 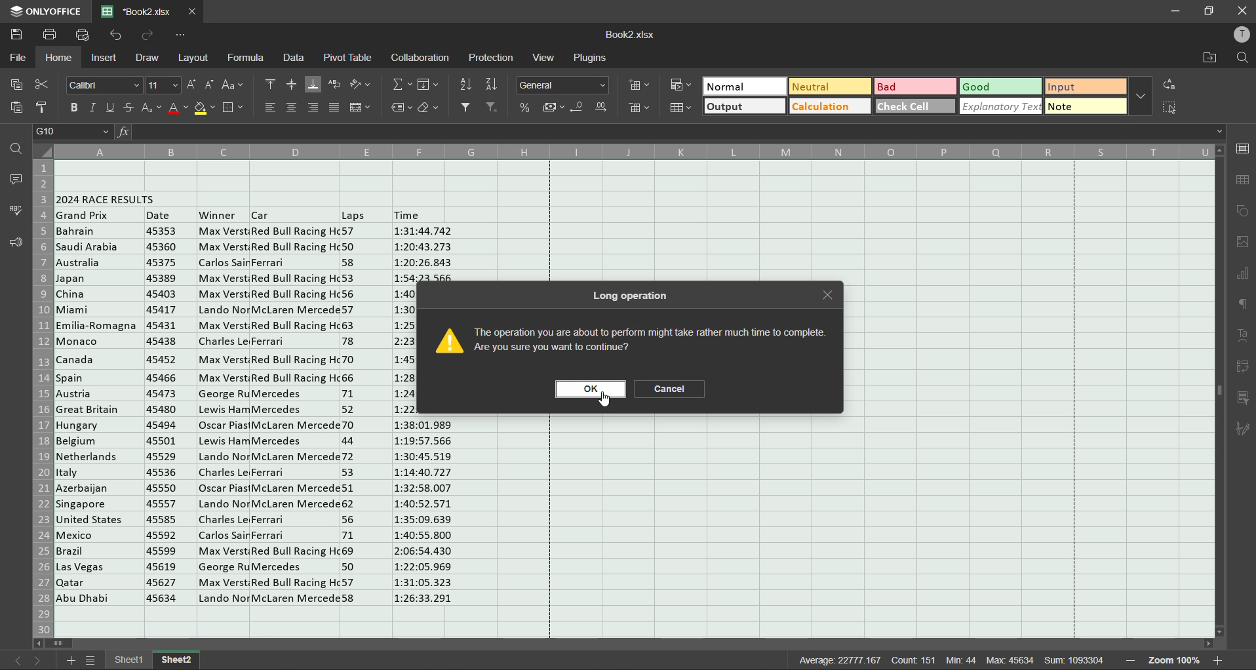 What do you see at coordinates (269, 85) in the screenshot?
I see `align top` at bounding box center [269, 85].